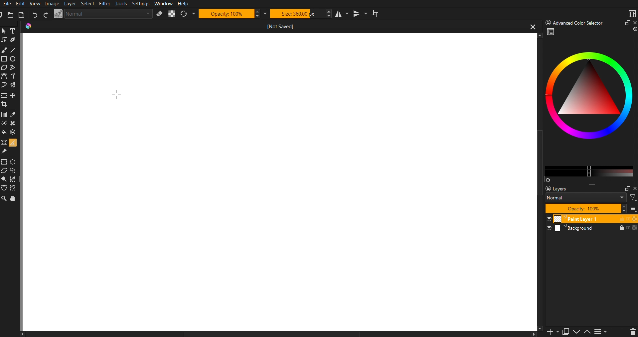 The height and width of the screenshot is (337, 638). Describe the element at coordinates (89, 4) in the screenshot. I see `Select` at that location.